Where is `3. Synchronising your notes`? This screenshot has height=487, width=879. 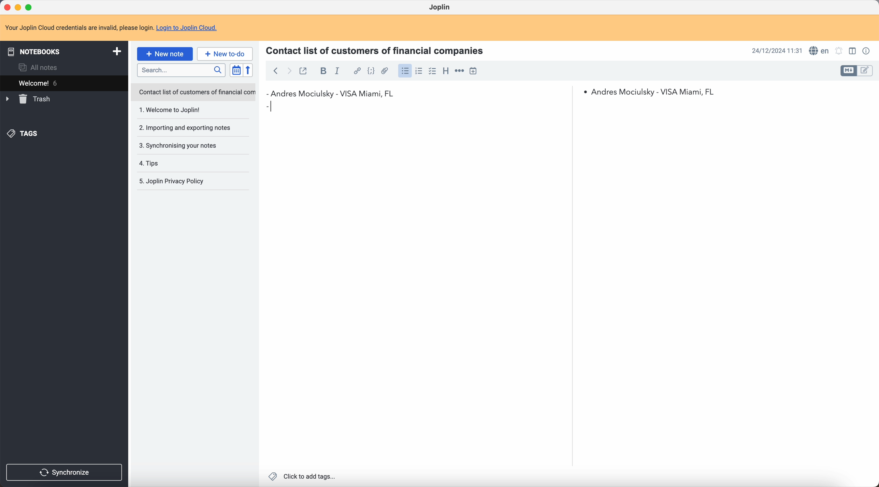
3. Synchronising your notes is located at coordinates (180, 145).